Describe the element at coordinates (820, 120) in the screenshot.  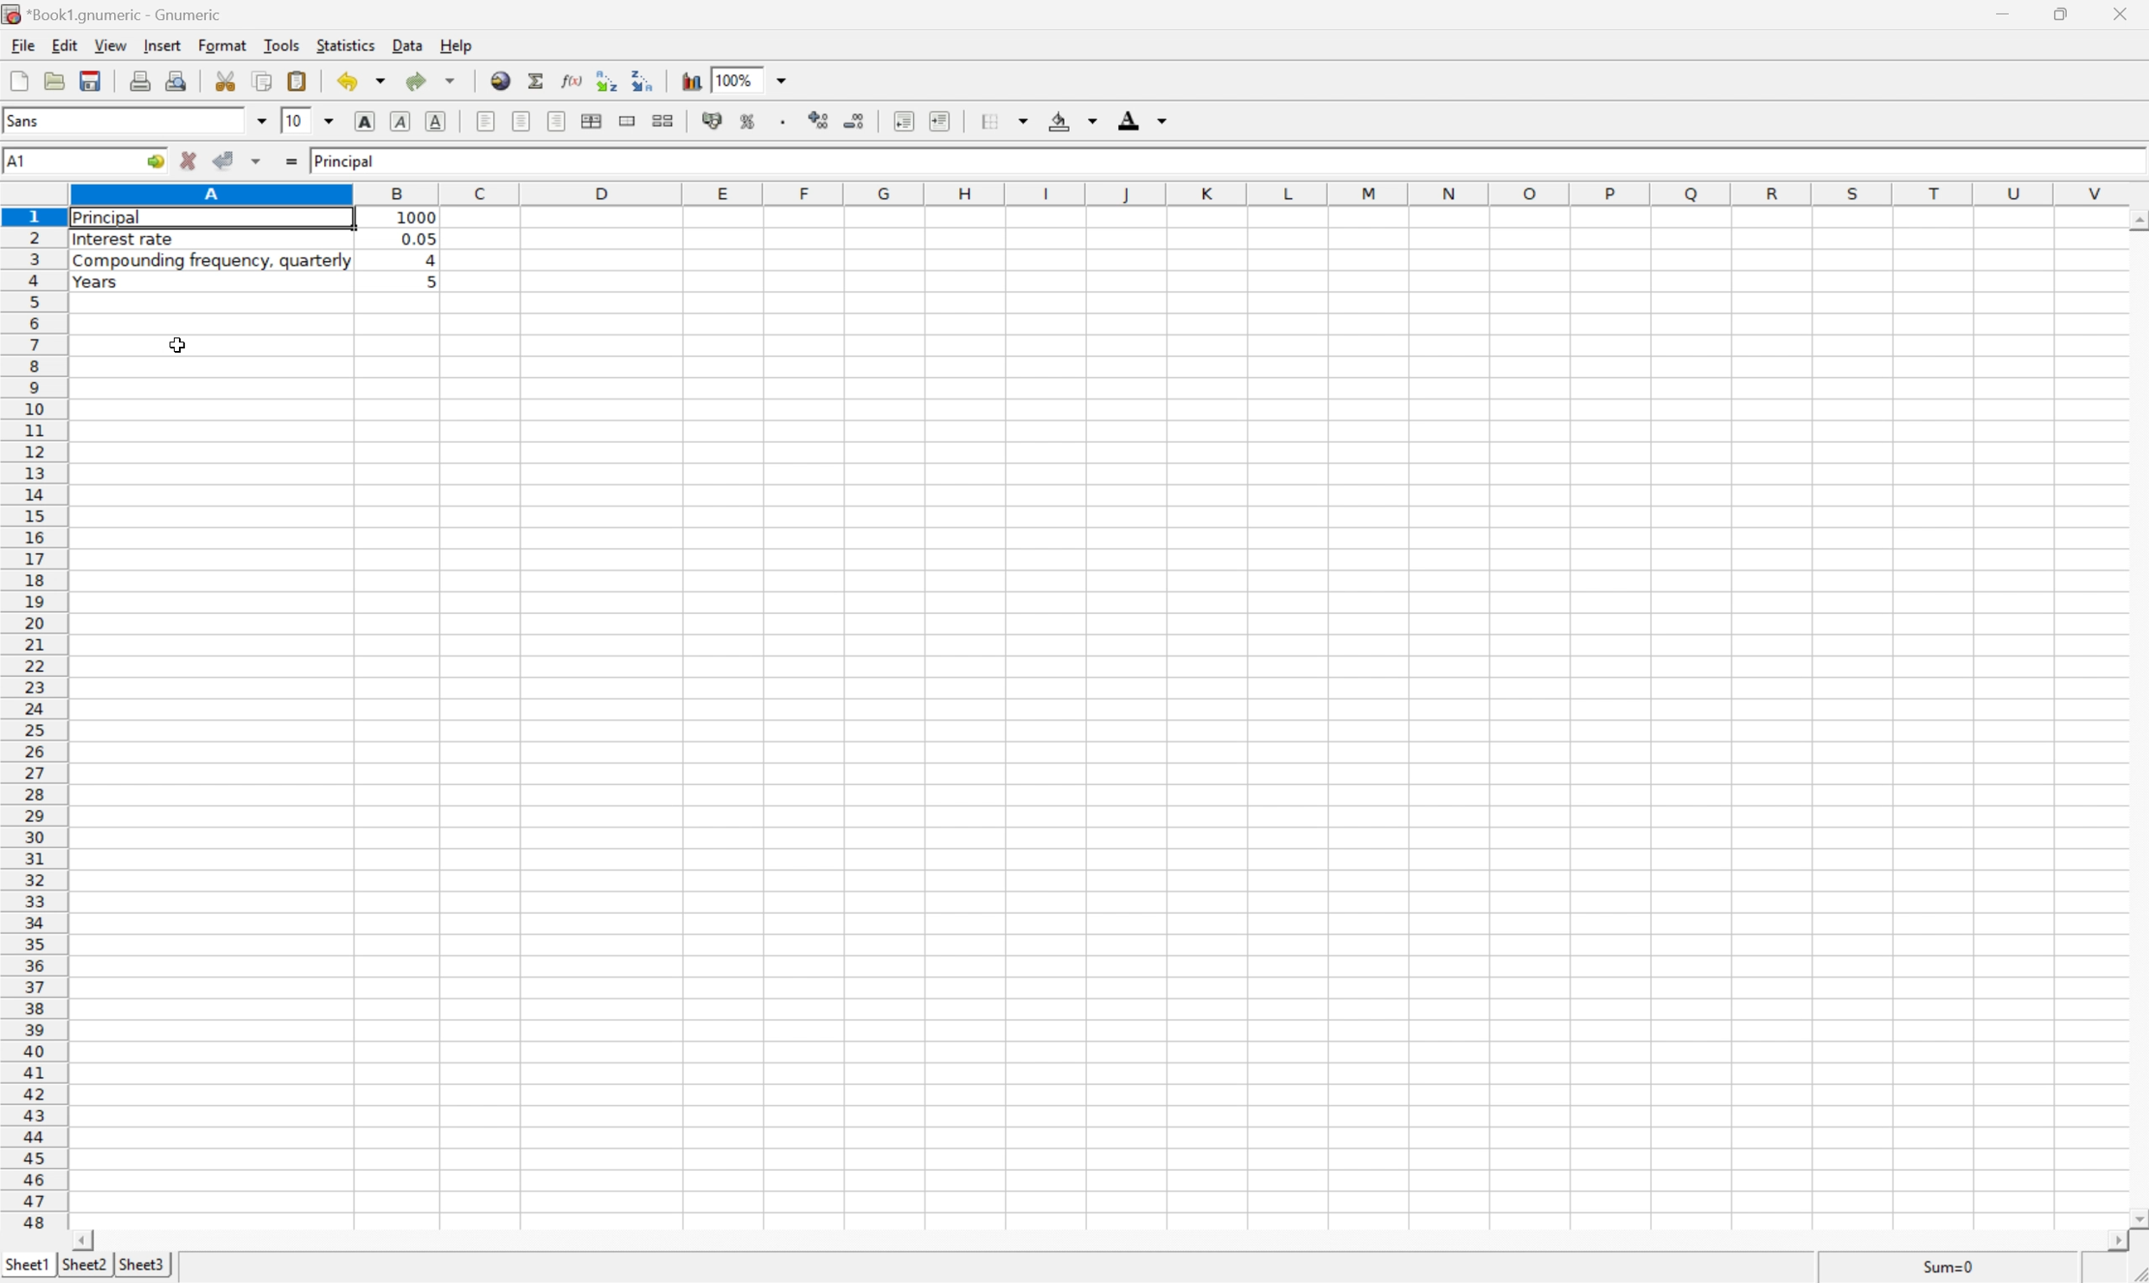
I see `increase number of decimals displayed` at that location.